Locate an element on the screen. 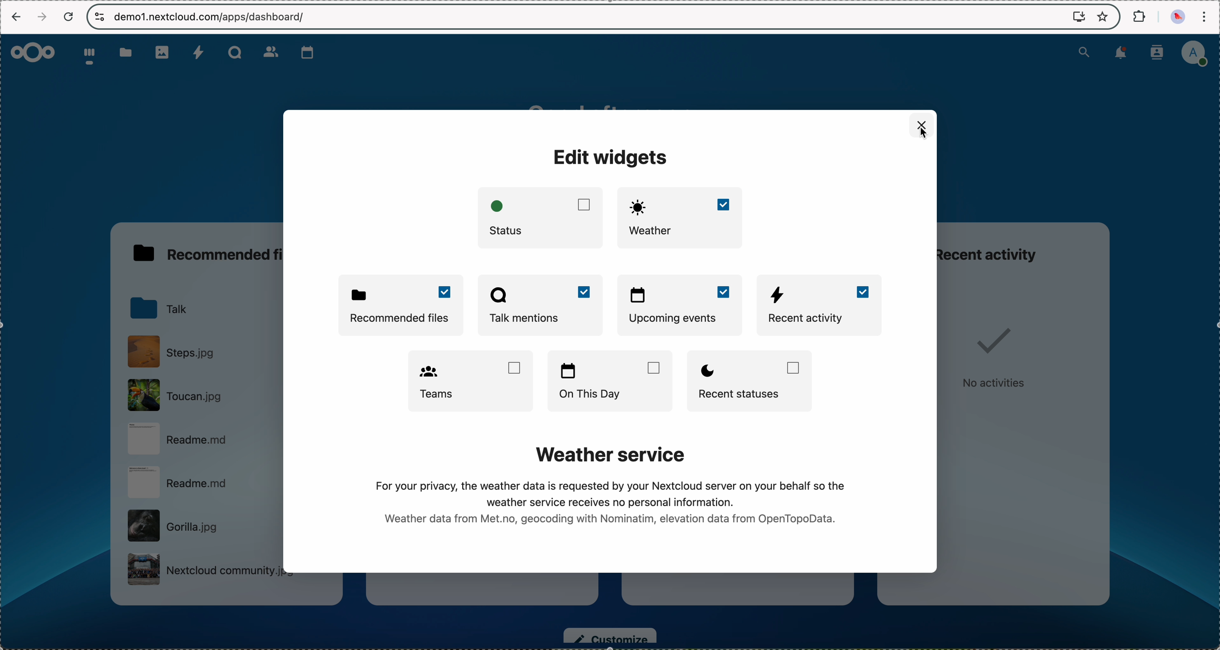  enable Talk mentions is located at coordinates (540, 303).